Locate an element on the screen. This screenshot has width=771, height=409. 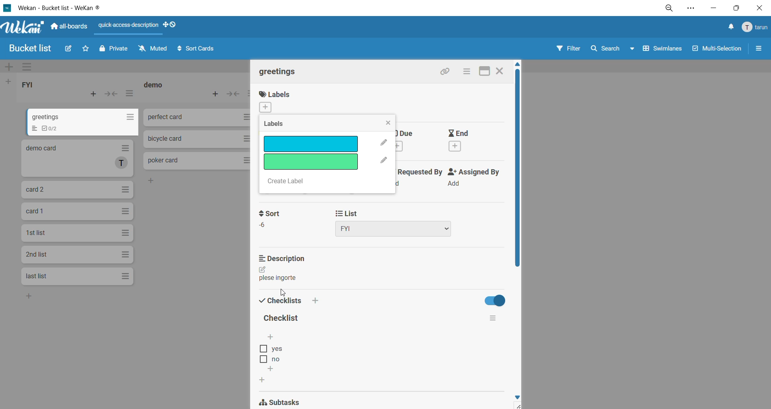
labels is located at coordinates (279, 125).